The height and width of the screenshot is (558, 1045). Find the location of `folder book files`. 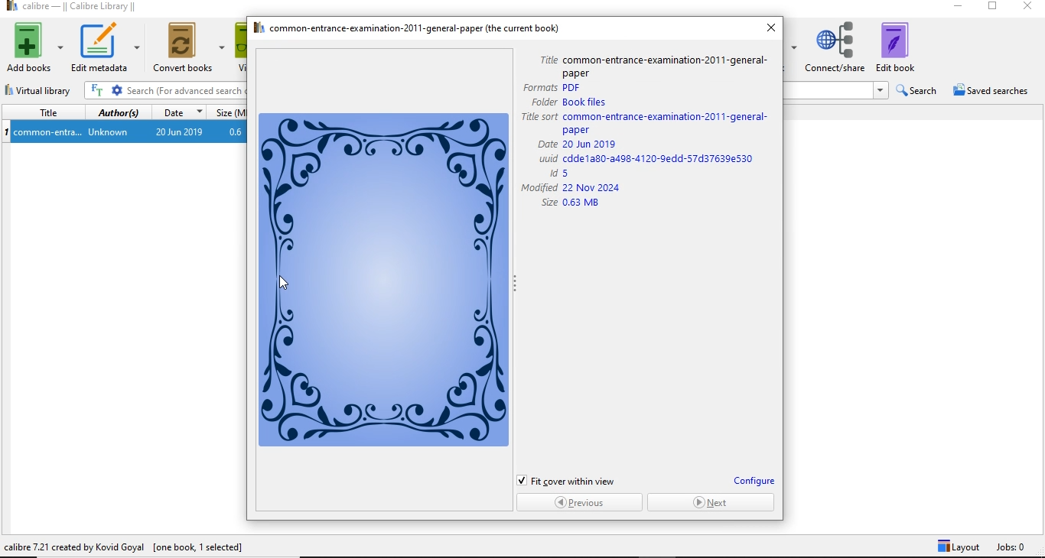

folder book files is located at coordinates (572, 102).